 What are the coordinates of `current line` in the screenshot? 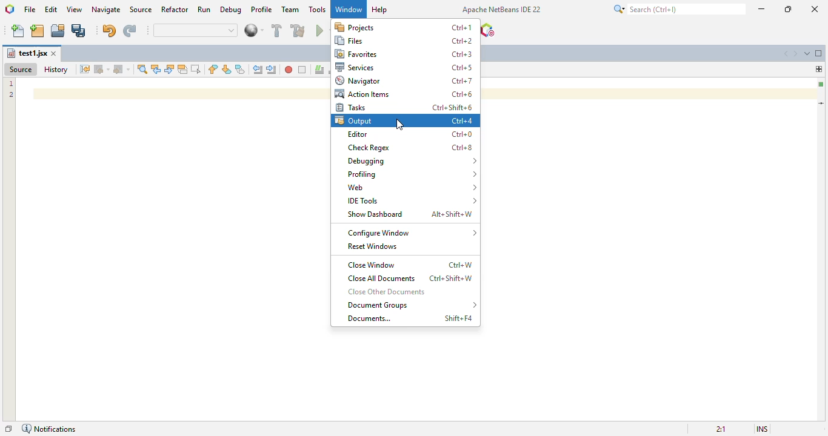 It's located at (822, 103).